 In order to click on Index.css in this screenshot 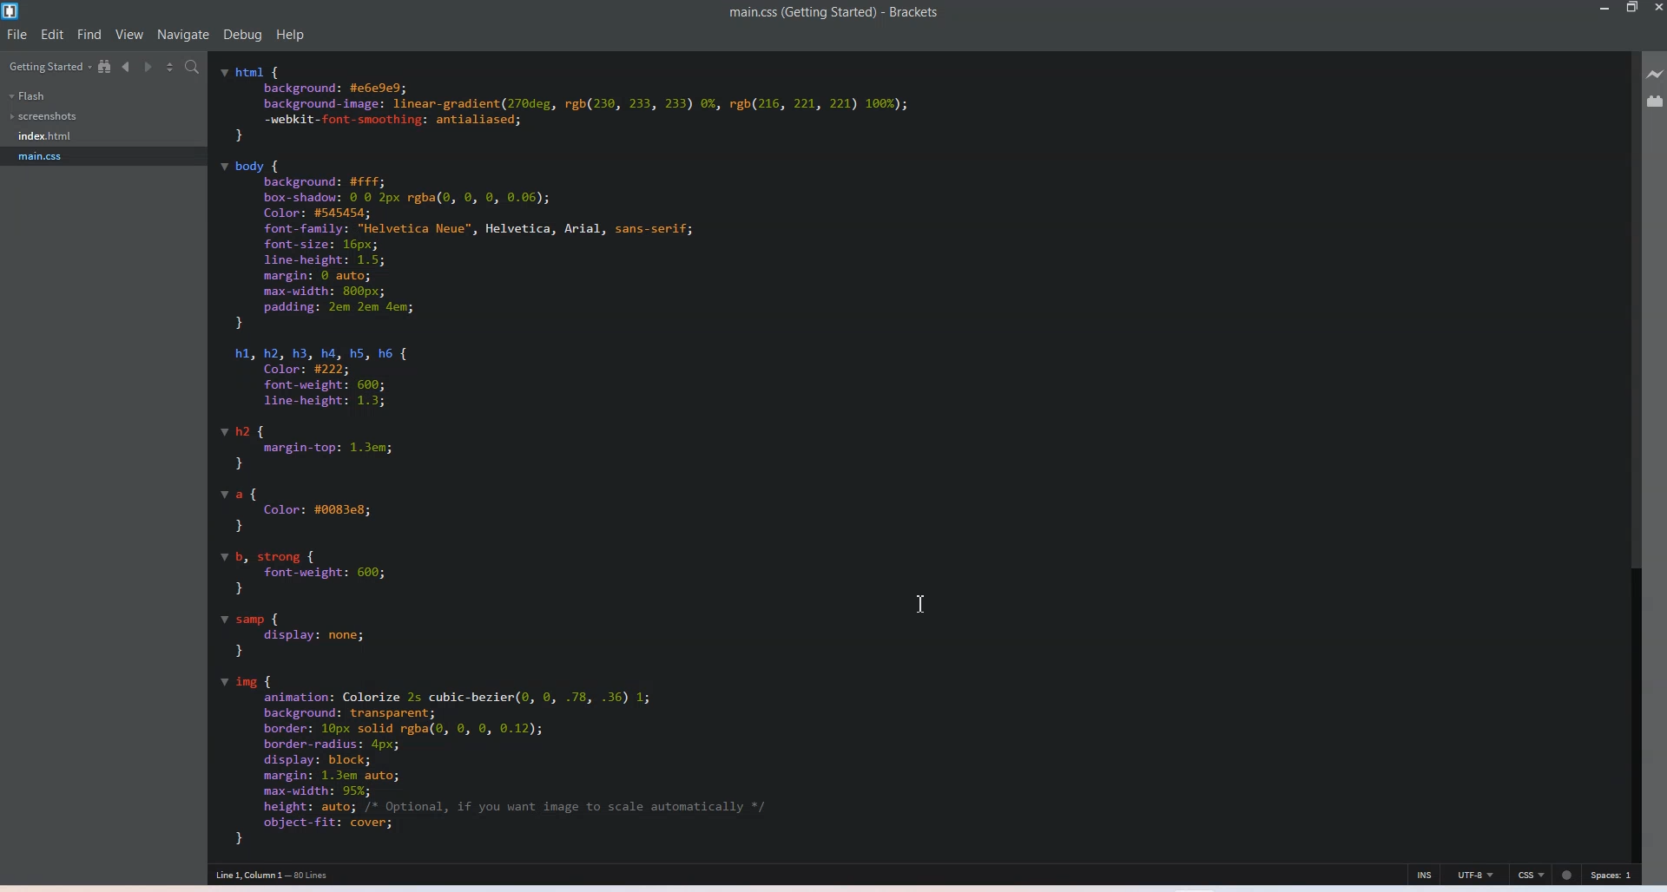, I will do `click(49, 134)`.